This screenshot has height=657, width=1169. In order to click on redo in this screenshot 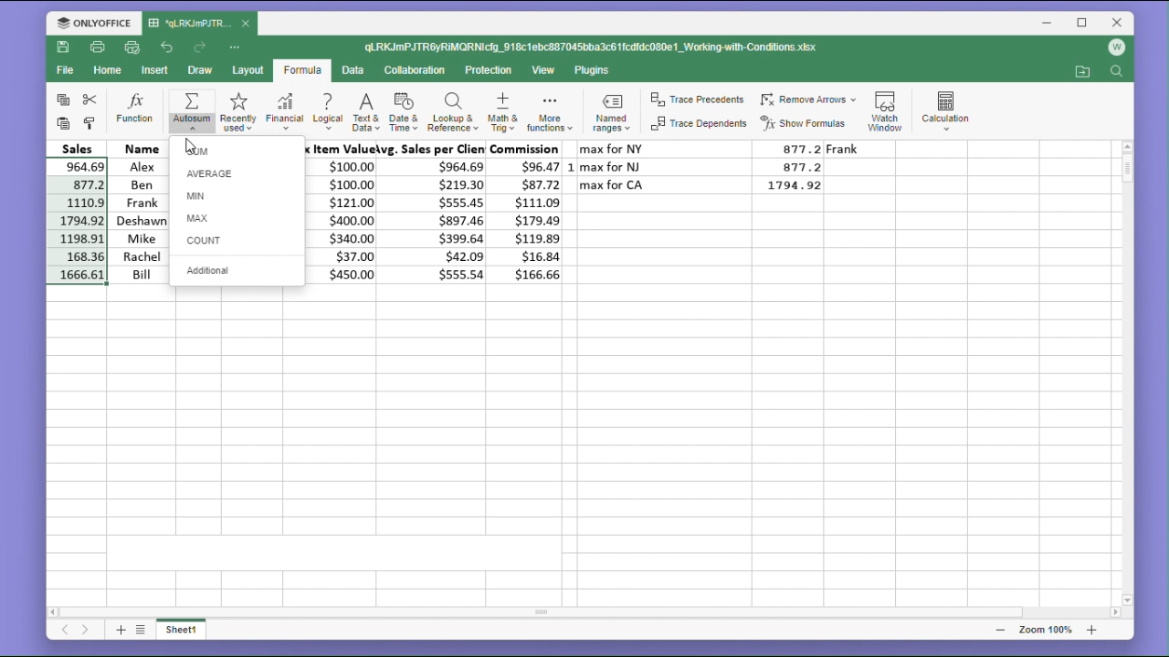, I will do `click(202, 47)`.